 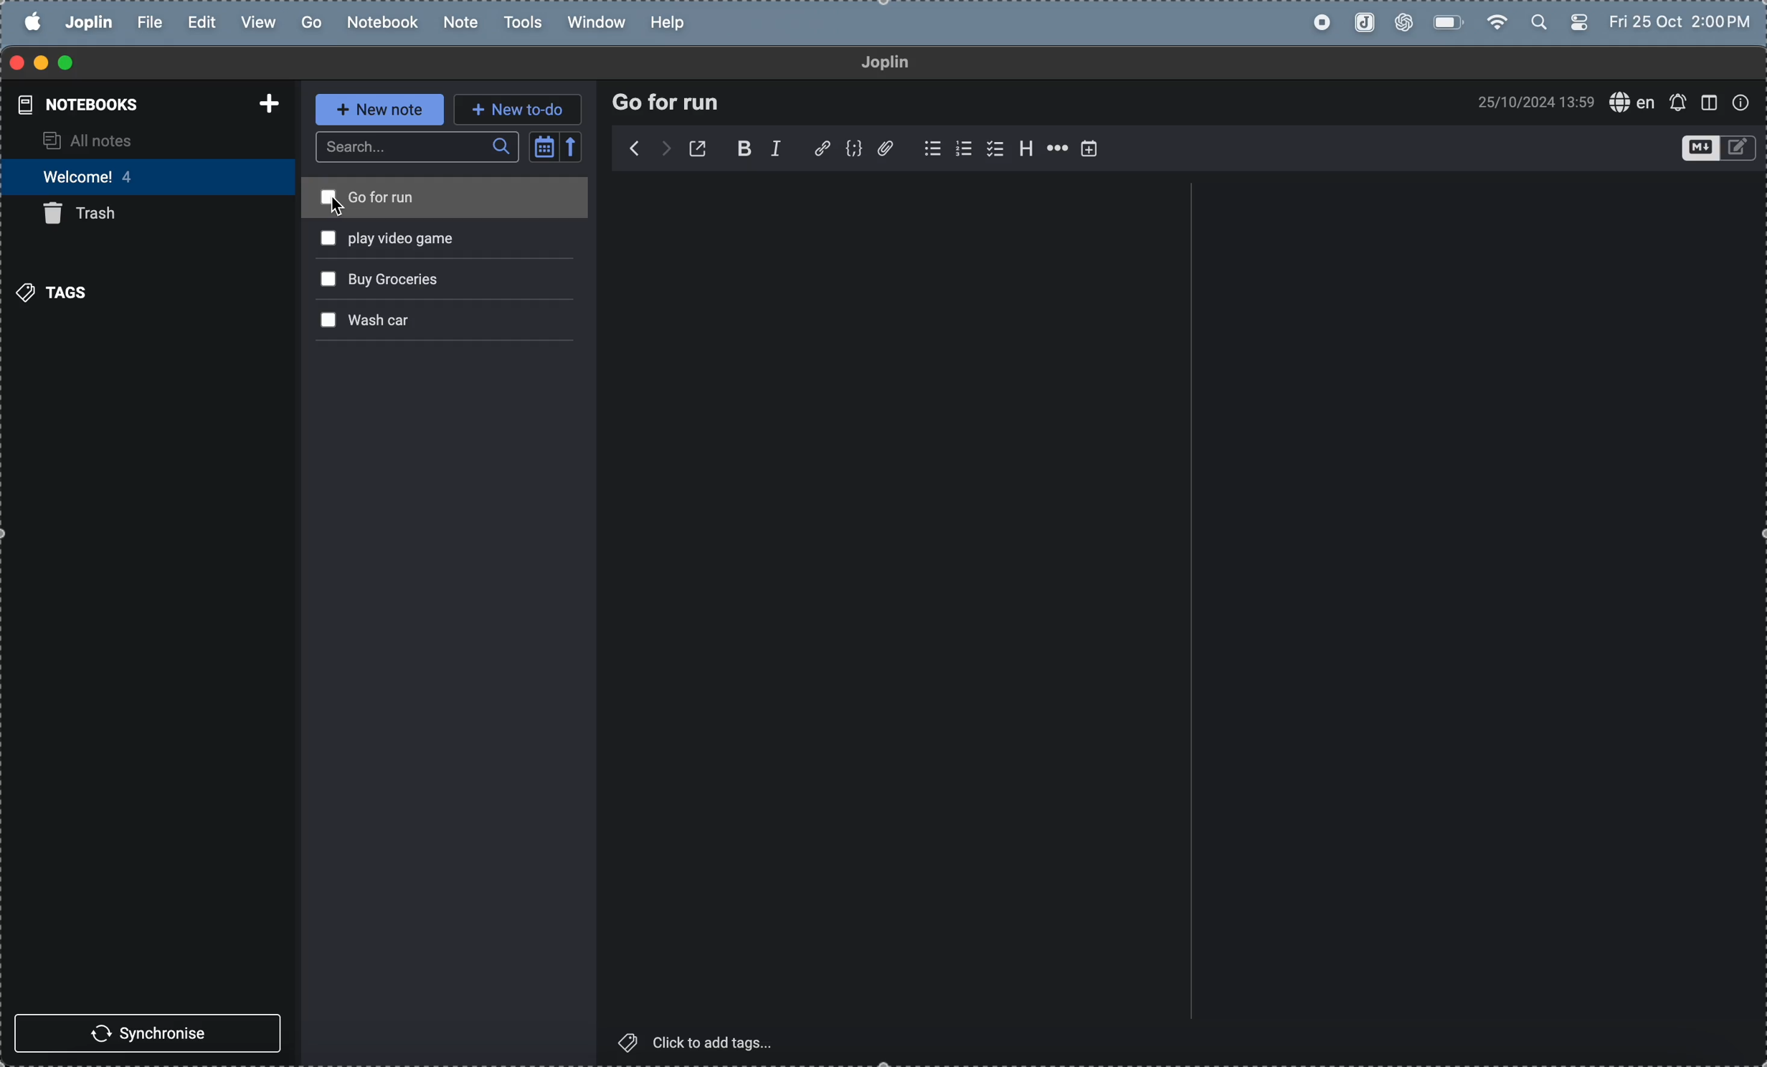 I want to click on notebooks, so click(x=143, y=102).